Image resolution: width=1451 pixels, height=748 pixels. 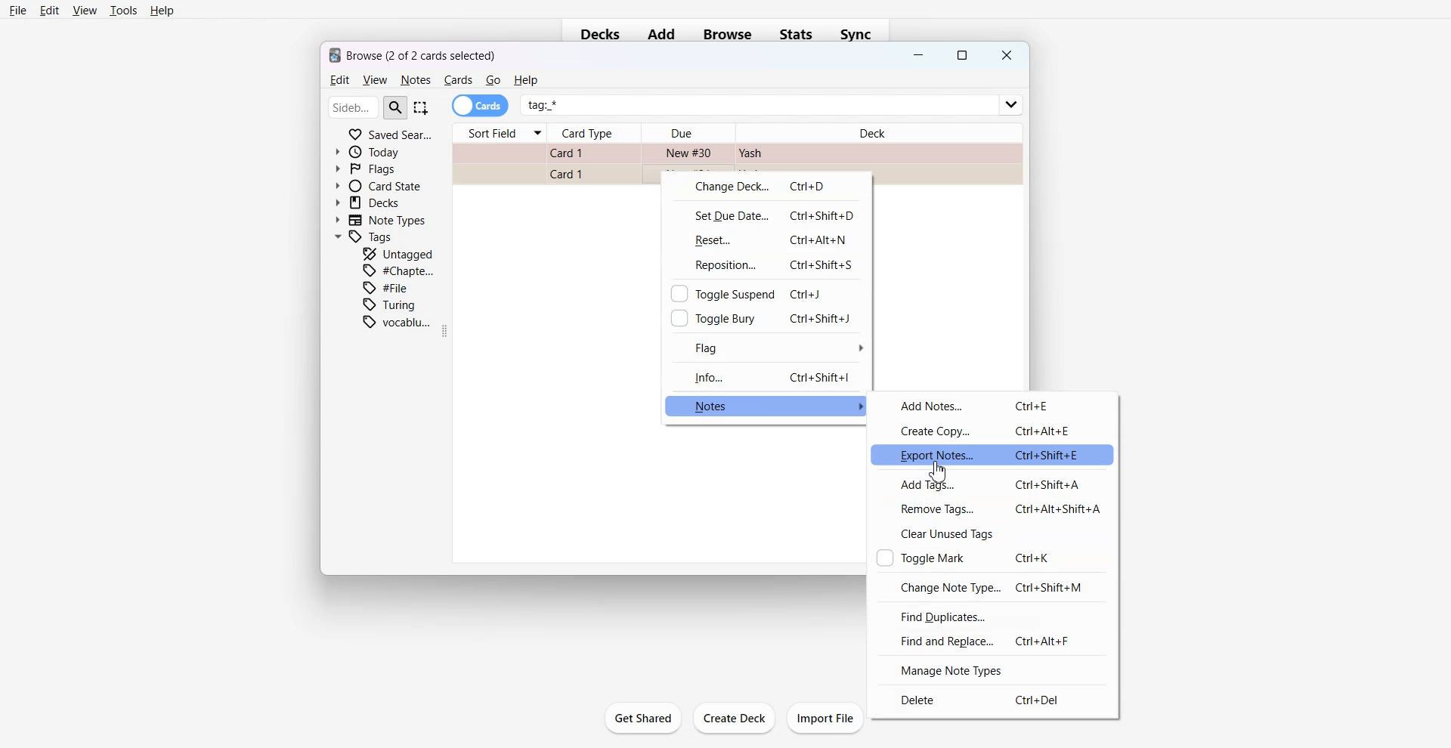 What do you see at coordinates (398, 253) in the screenshot?
I see `Untagged` at bounding box center [398, 253].